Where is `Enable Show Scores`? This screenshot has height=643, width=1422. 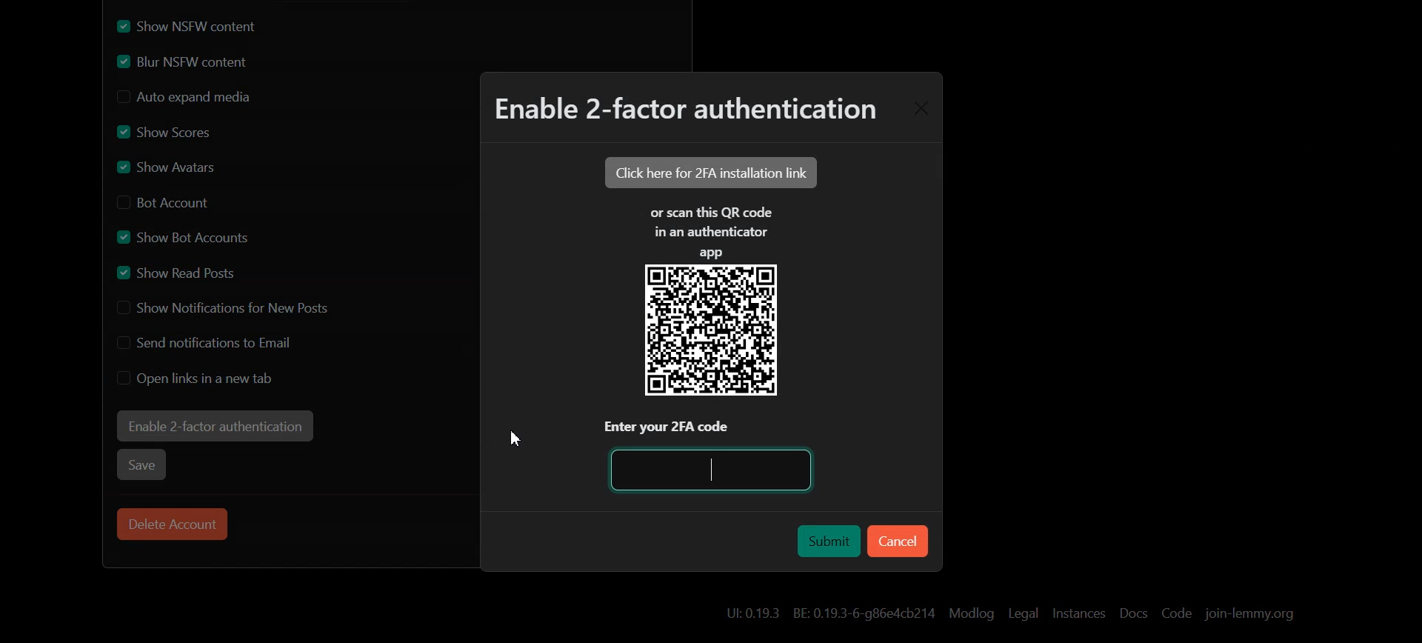
Enable Show Scores is located at coordinates (164, 131).